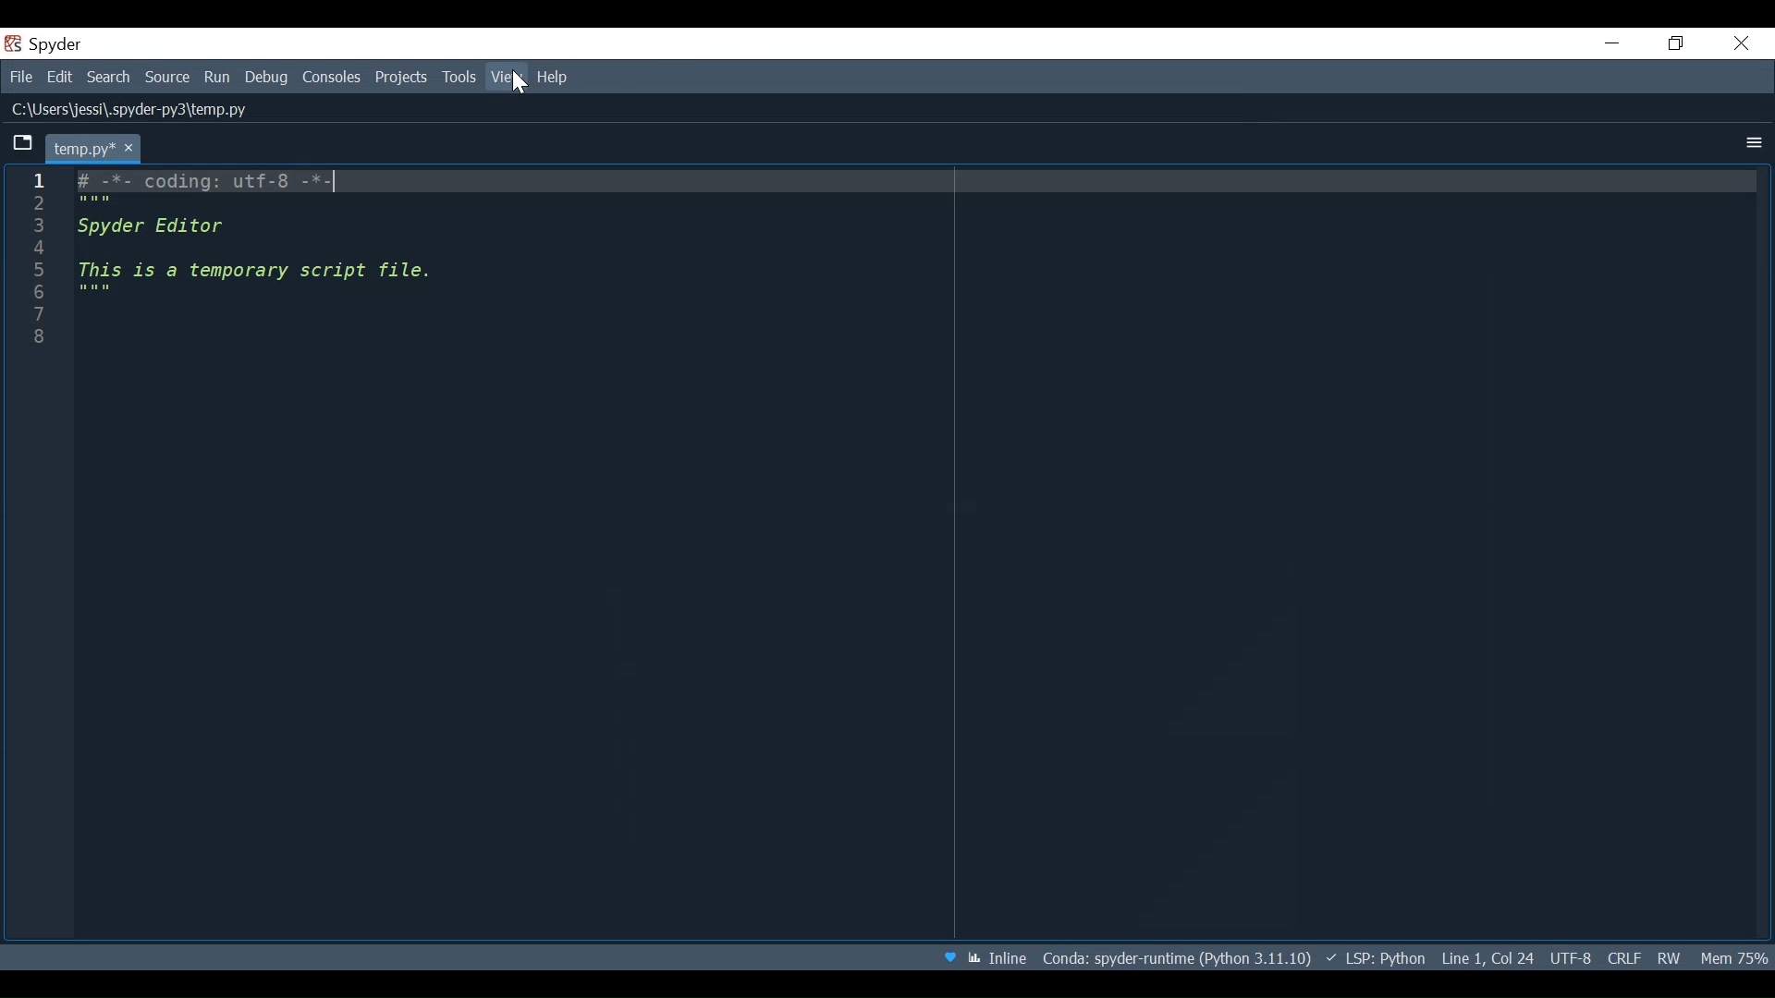 The height and width of the screenshot is (998, 1775). I want to click on Source, so click(169, 77).